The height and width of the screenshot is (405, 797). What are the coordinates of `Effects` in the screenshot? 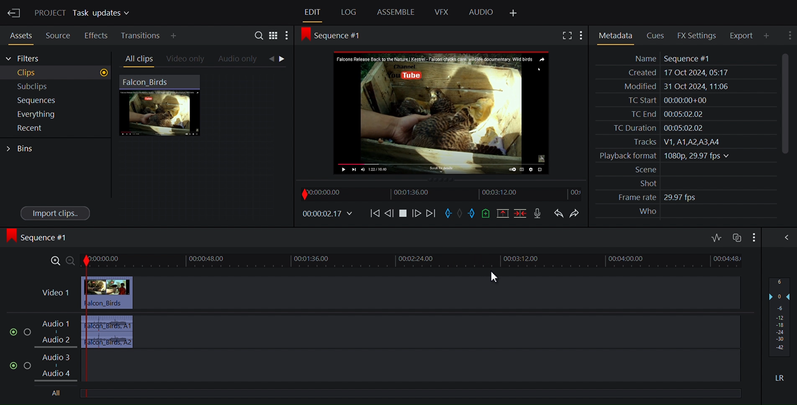 It's located at (96, 36).